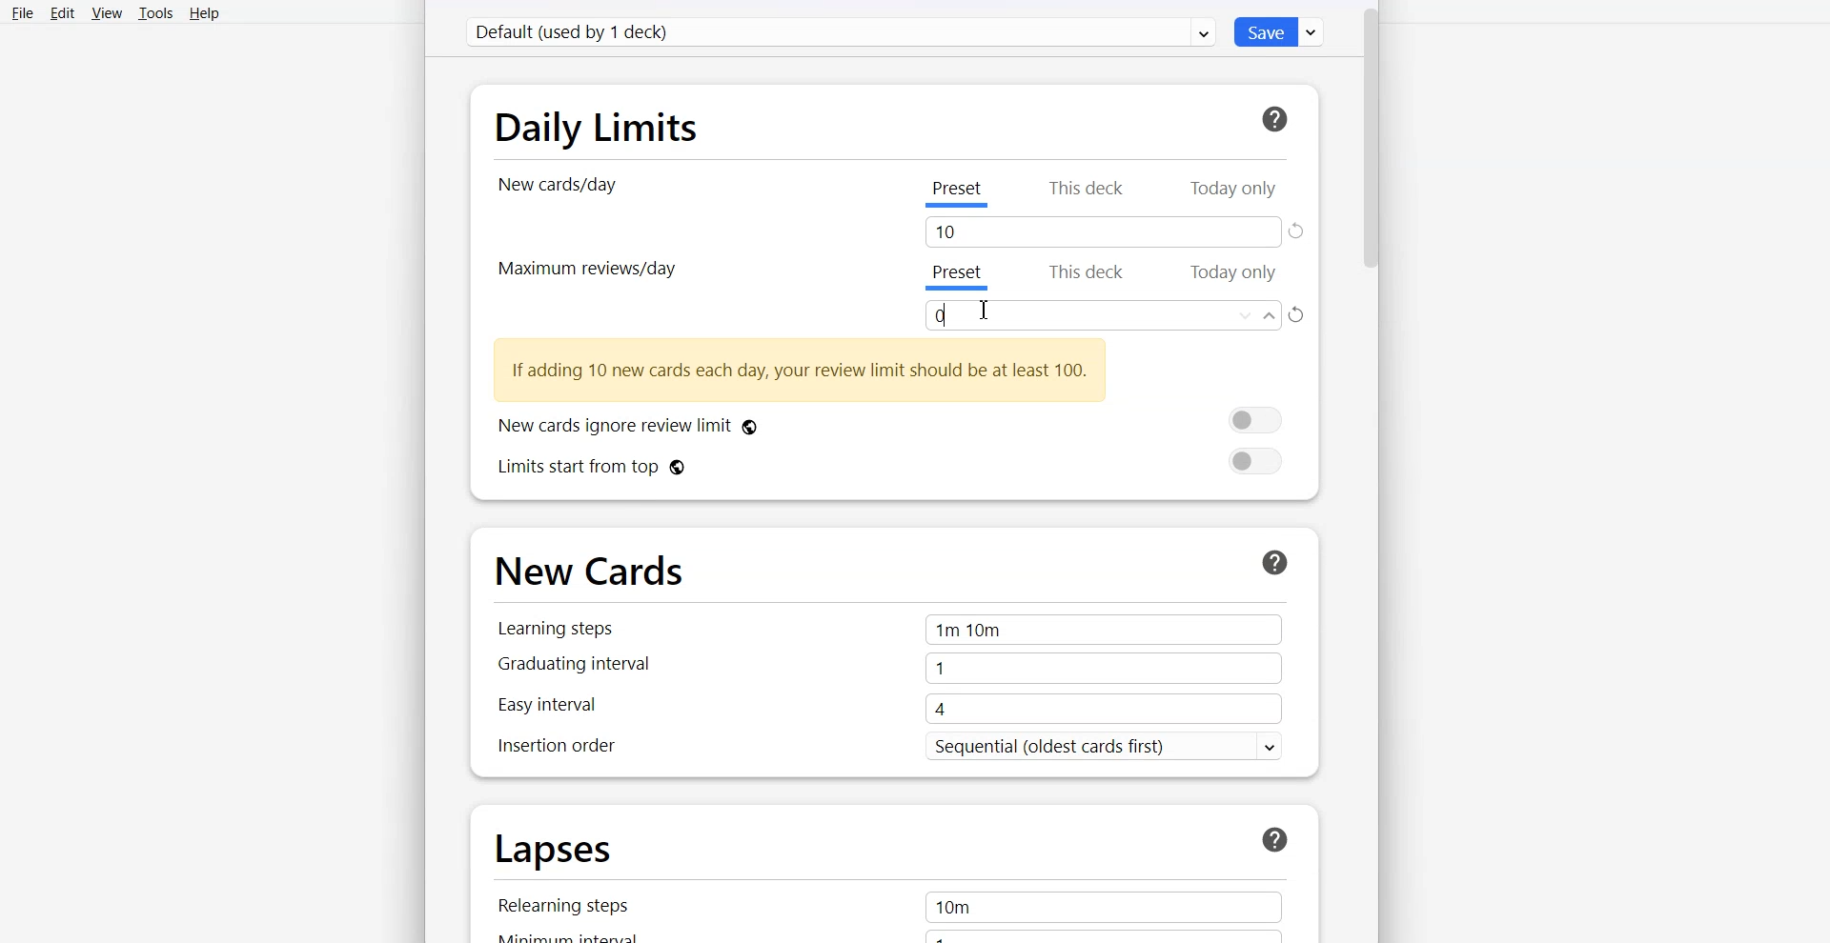  What do you see at coordinates (1236, 275) in the screenshot?
I see `Today Only` at bounding box center [1236, 275].